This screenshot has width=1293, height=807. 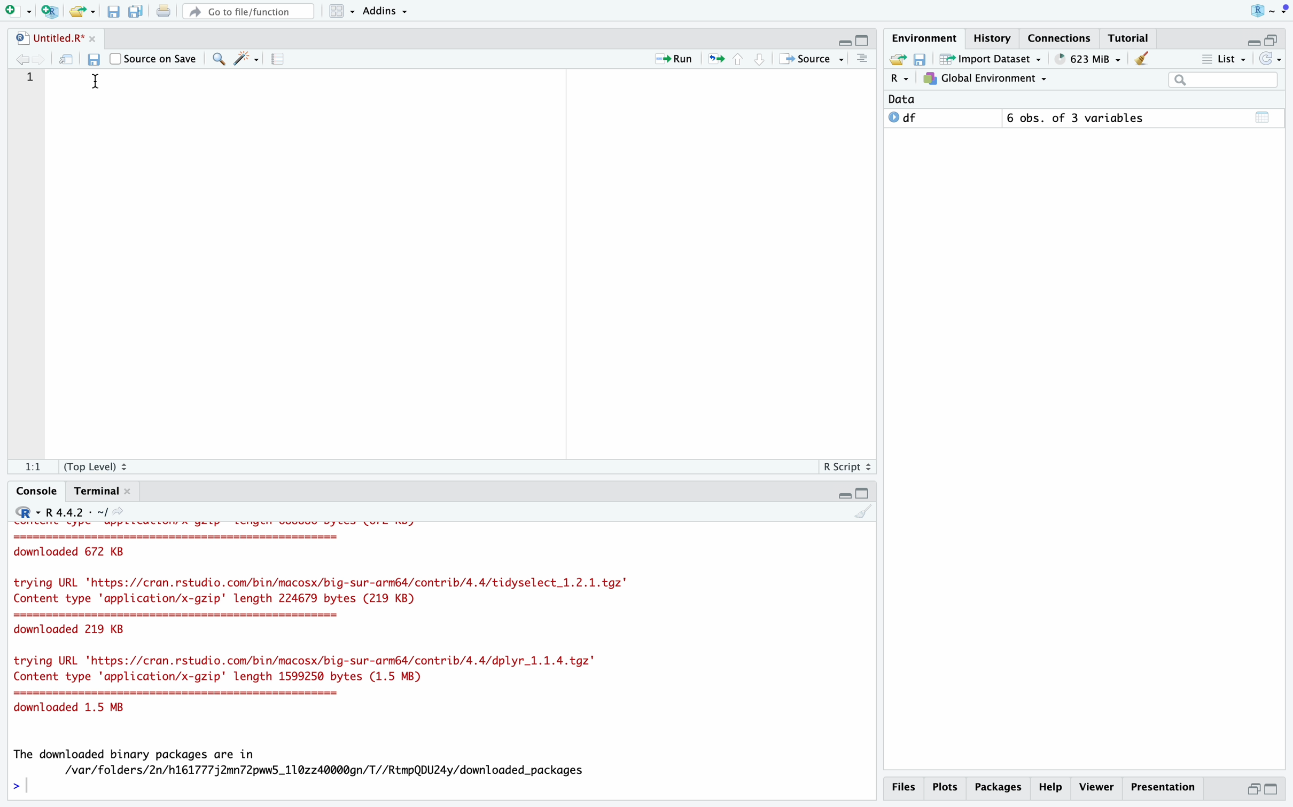 What do you see at coordinates (54, 37) in the screenshot?
I see `Untitled.R*` at bounding box center [54, 37].